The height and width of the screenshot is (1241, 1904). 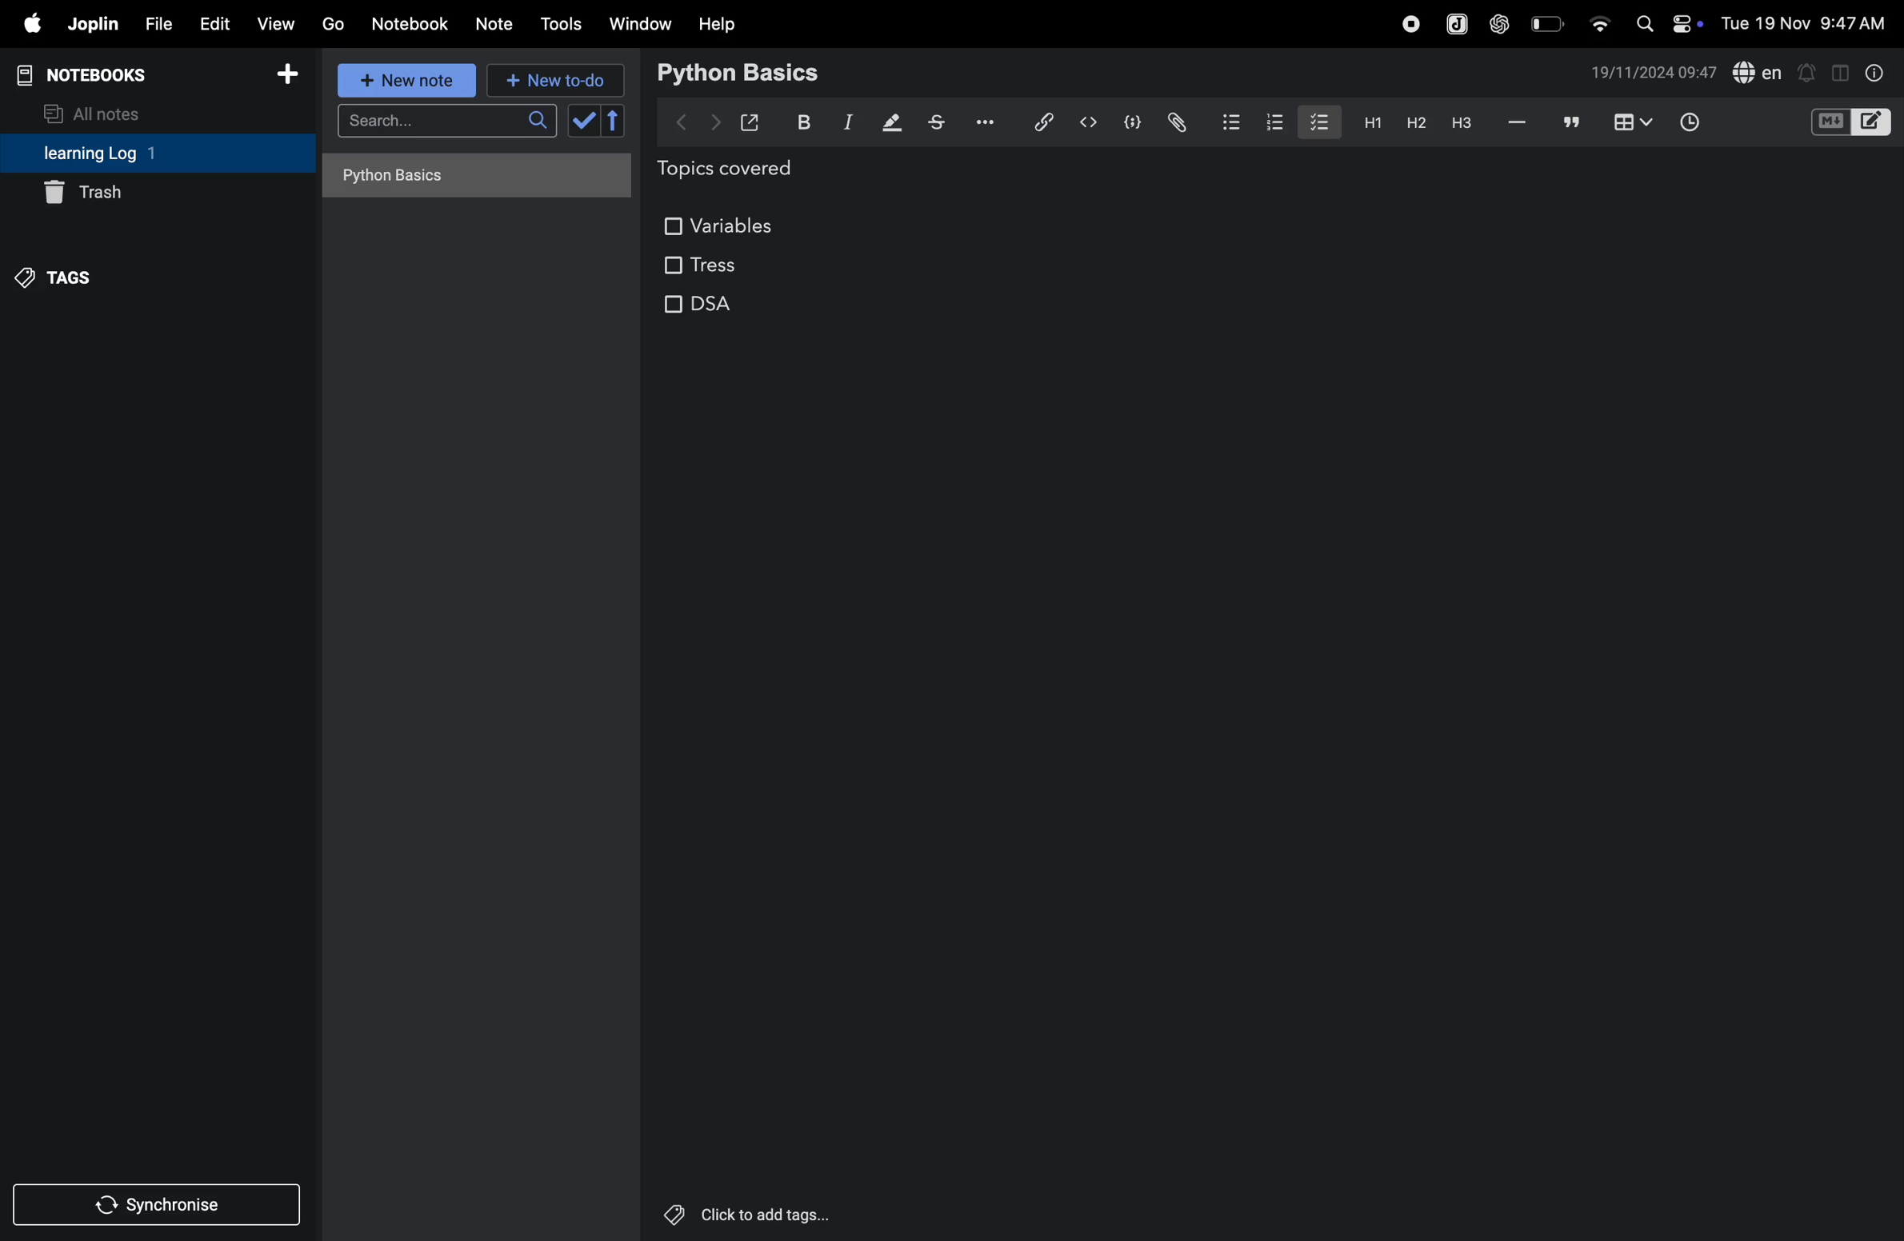 I want to click on open, so click(x=750, y=122).